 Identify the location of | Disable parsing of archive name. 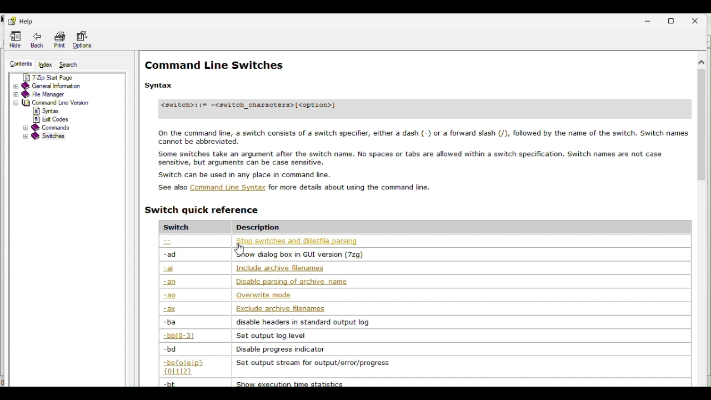
(293, 283).